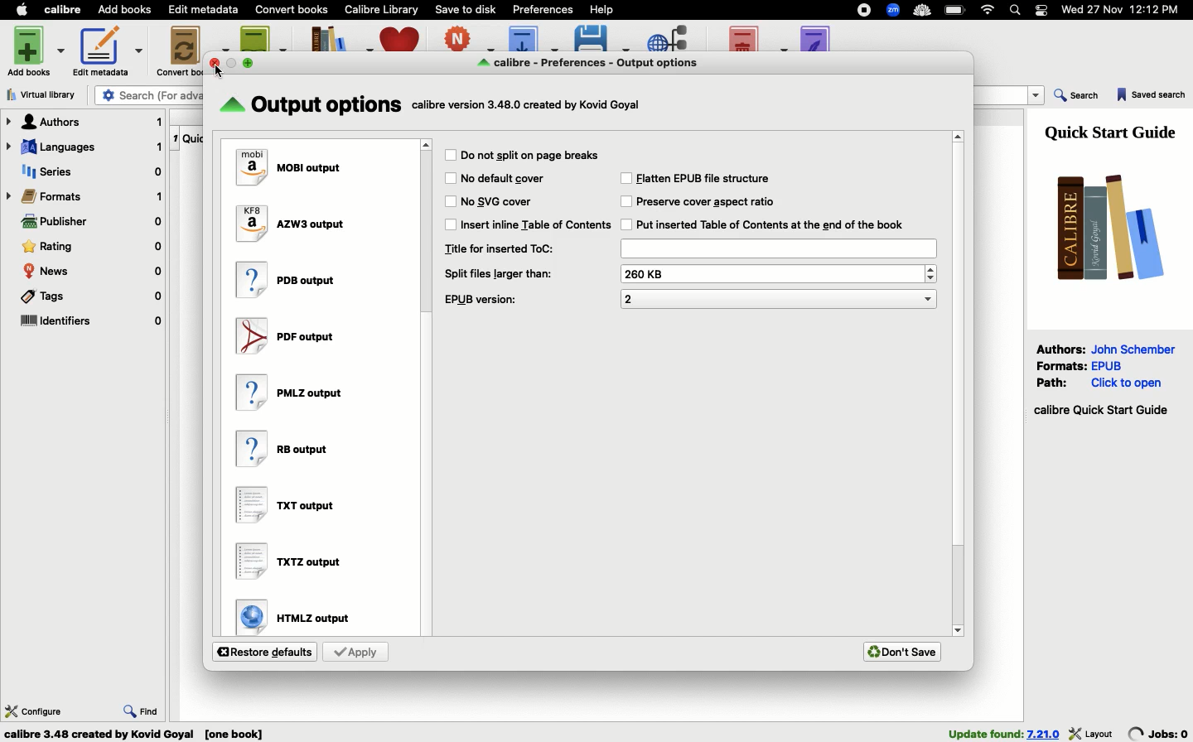  I want to click on Preferences, so click(544, 8).